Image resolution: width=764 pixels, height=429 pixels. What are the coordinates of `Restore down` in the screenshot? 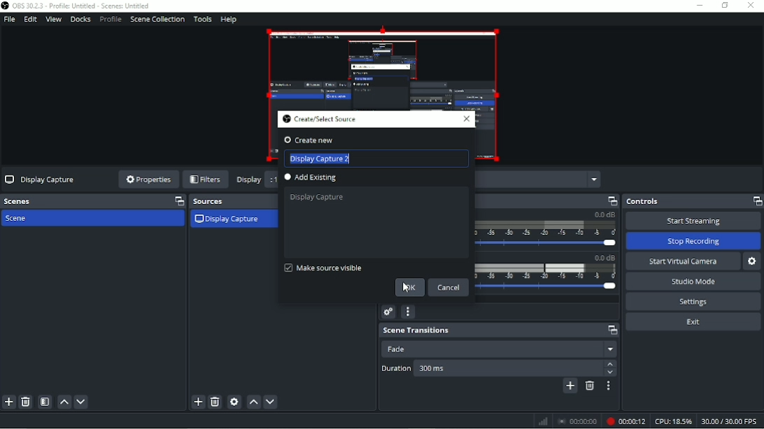 It's located at (725, 6).